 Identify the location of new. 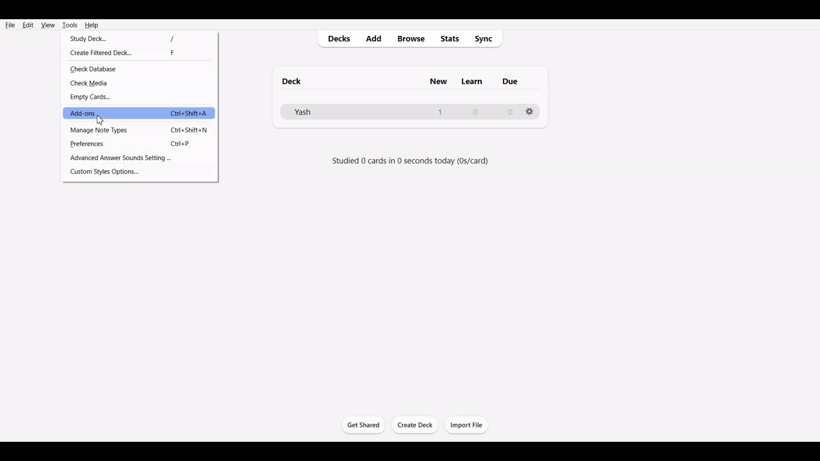
(434, 76).